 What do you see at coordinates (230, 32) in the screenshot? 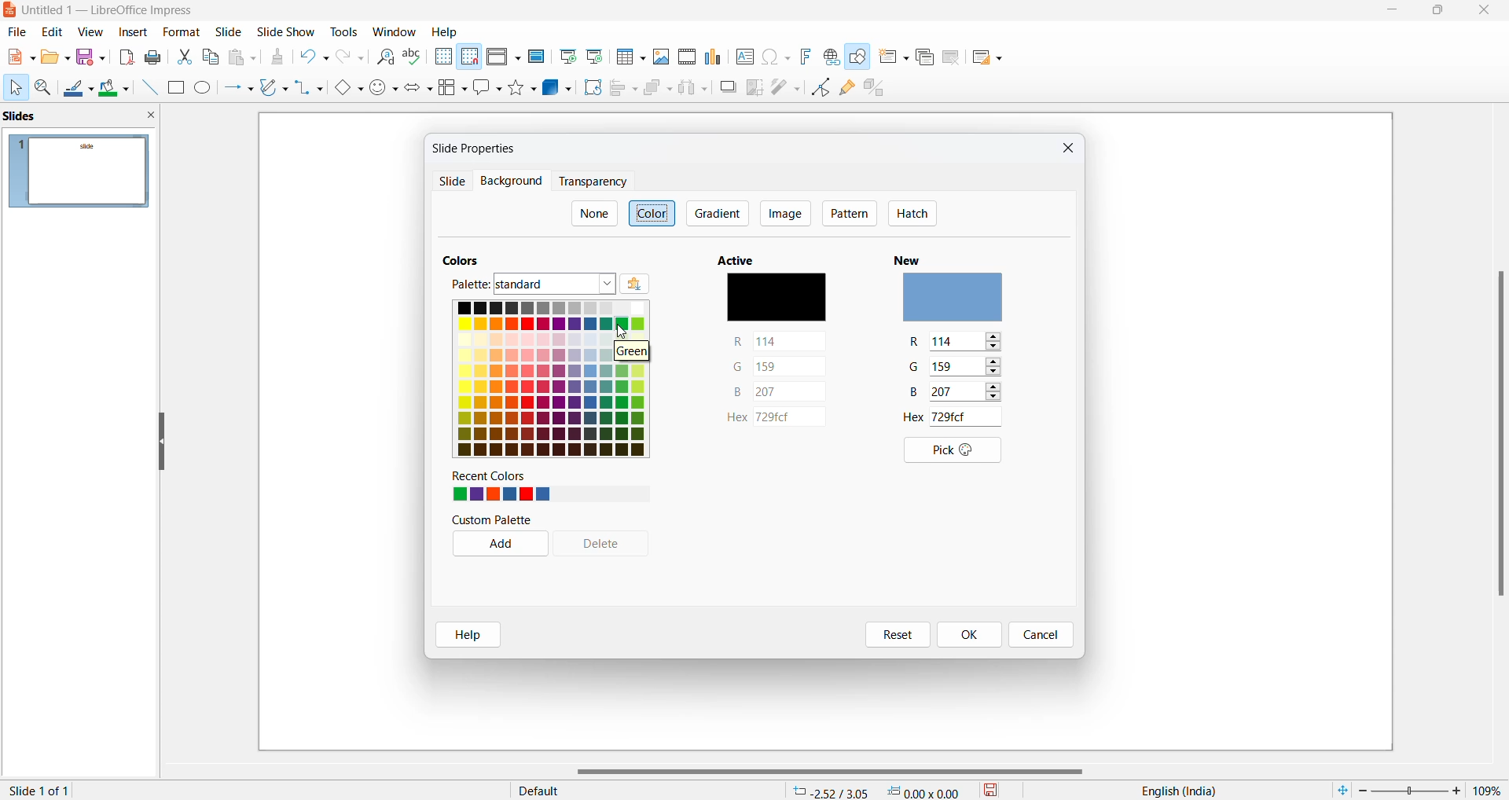
I see `slide` at bounding box center [230, 32].